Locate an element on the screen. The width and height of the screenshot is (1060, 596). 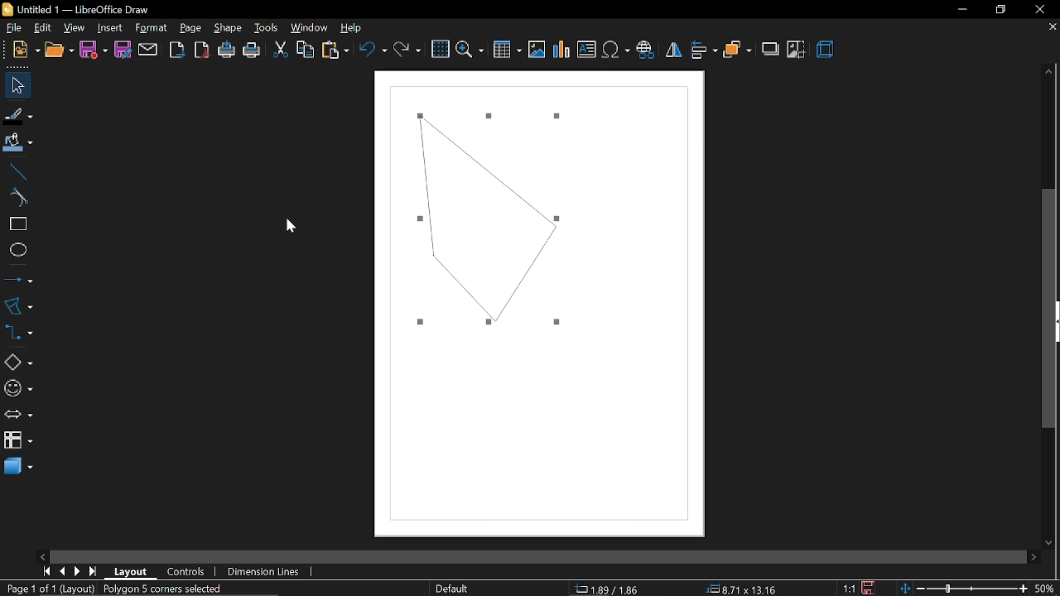
redo is located at coordinates (407, 48).